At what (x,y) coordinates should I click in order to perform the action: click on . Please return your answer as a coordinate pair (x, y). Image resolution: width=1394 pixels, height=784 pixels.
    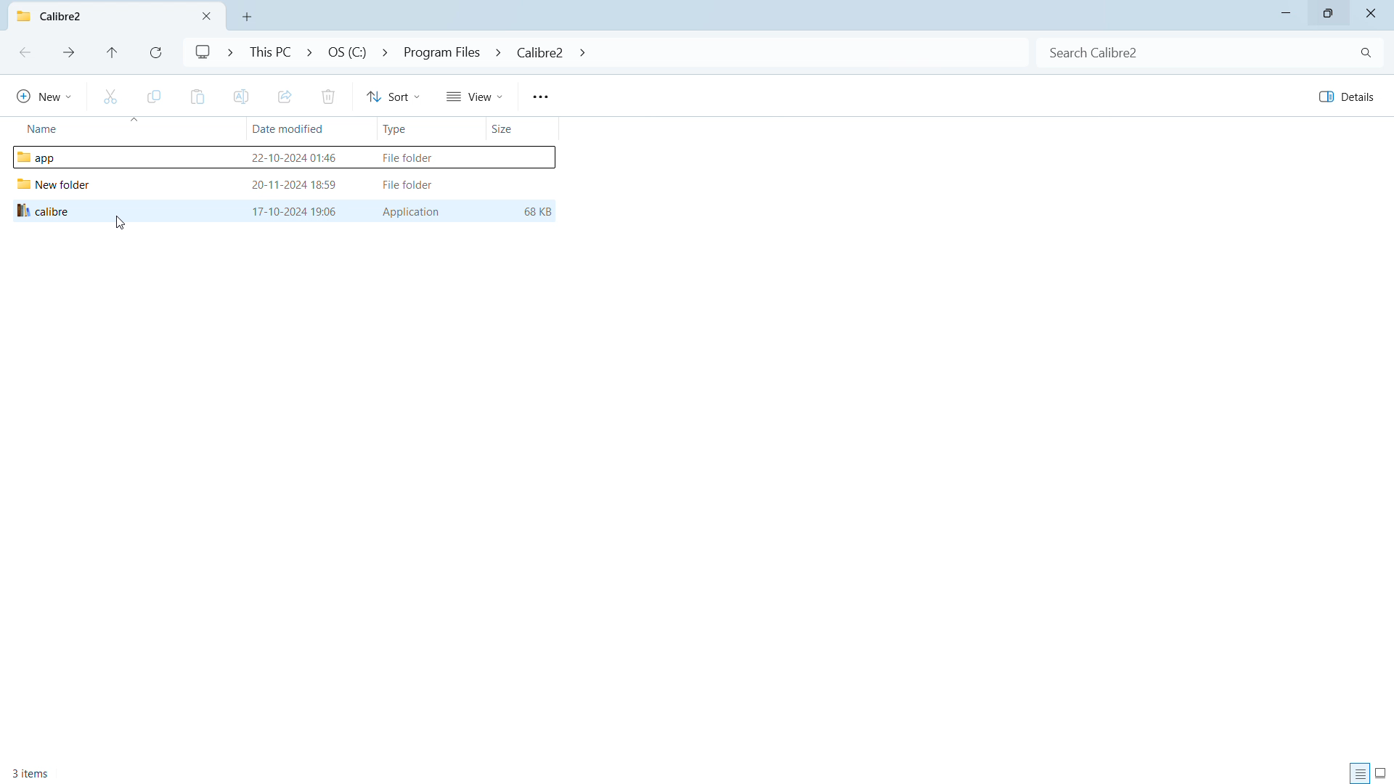
    Looking at the image, I should click on (122, 156).